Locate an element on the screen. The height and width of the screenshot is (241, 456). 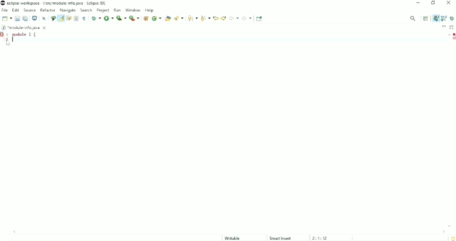
Toggle mark occurrences is located at coordinates (61, 18).